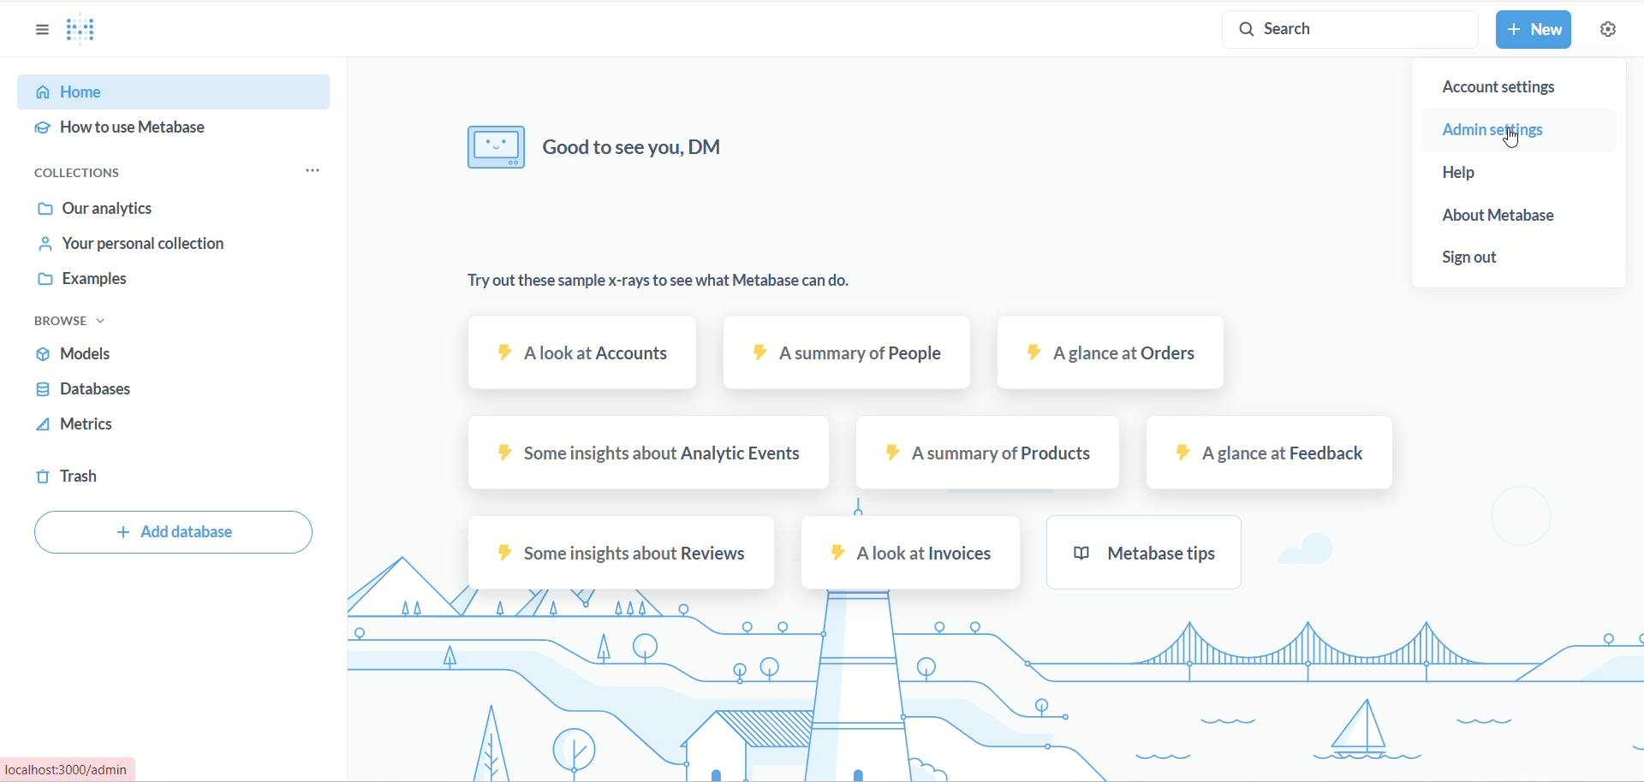  I want to click on about metabase, so click(1502, 218).